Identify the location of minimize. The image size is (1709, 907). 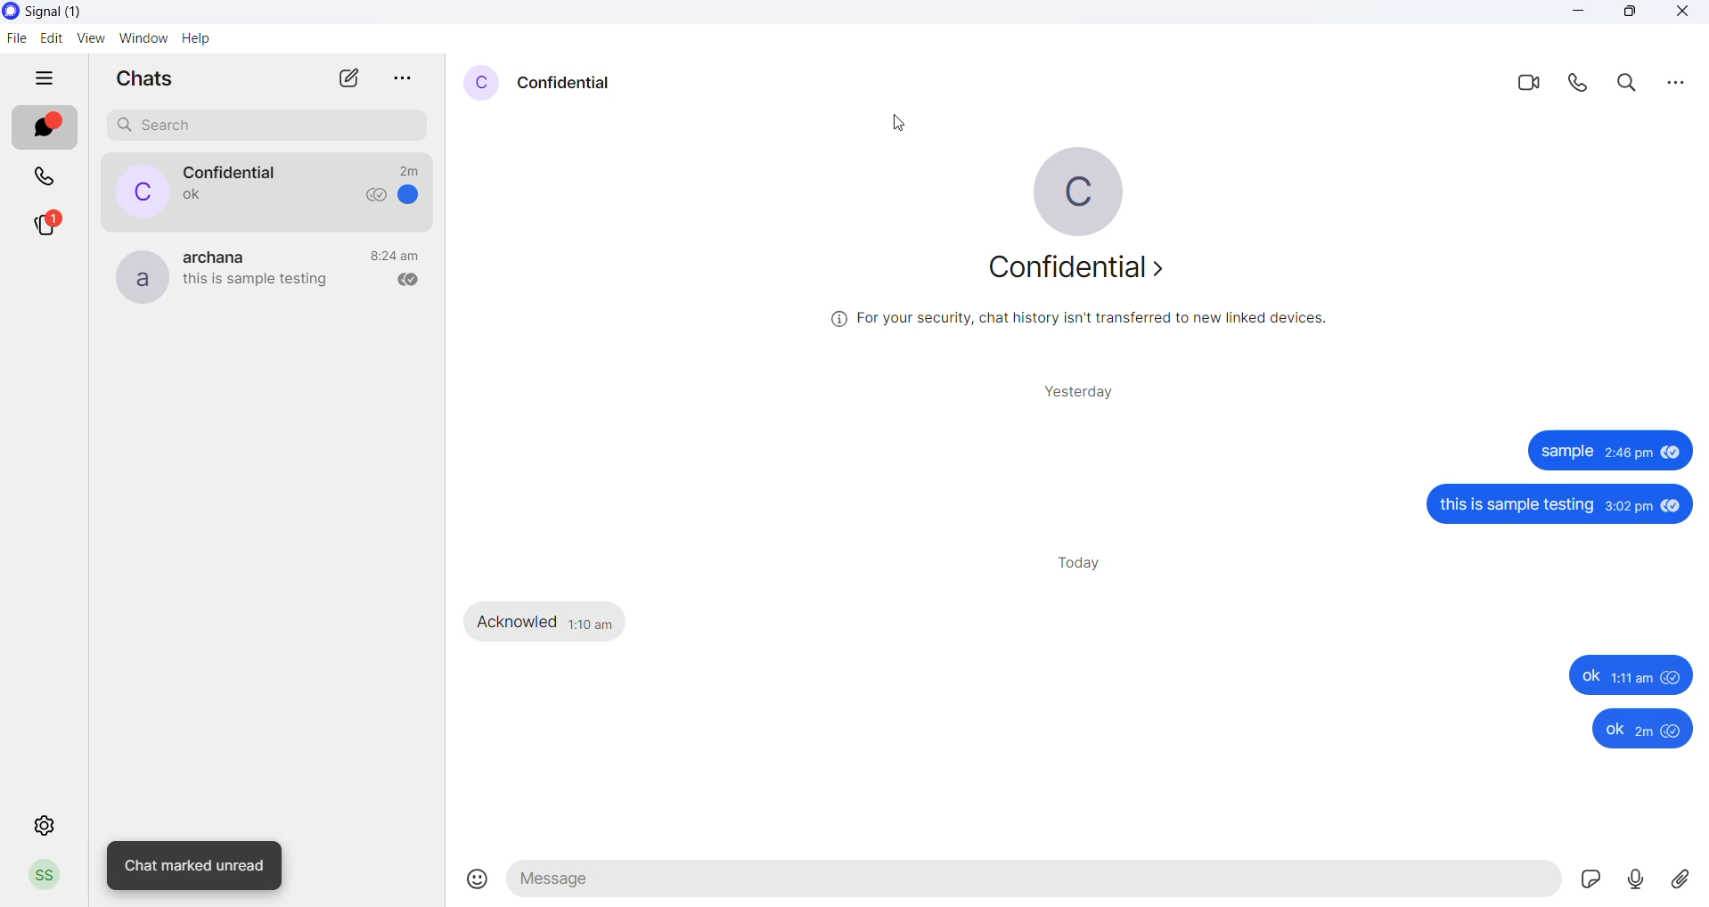
(1576, 16).